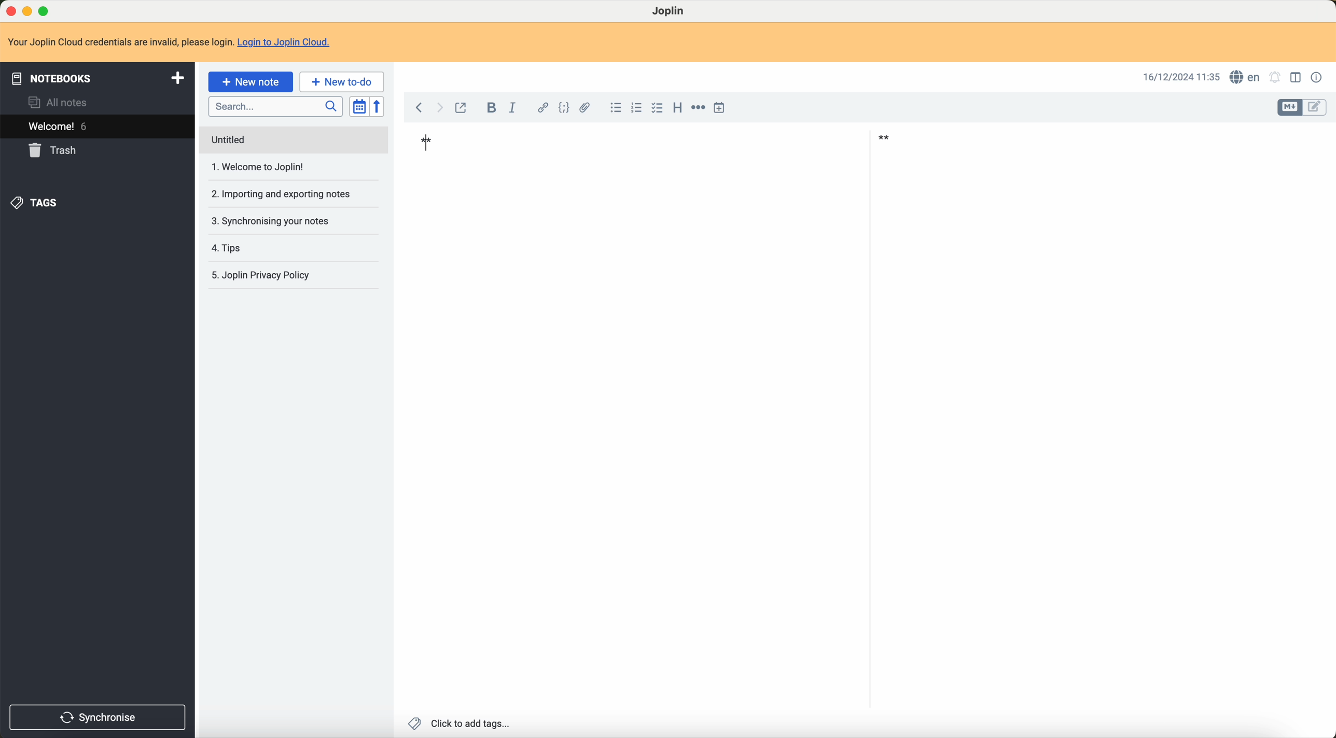 Image resolution: width=1336 pixels, height=738 pixels. What do you see at coordinates (38, 202) in the screenshot?
I see `tags` at bounding box center [38, 202].